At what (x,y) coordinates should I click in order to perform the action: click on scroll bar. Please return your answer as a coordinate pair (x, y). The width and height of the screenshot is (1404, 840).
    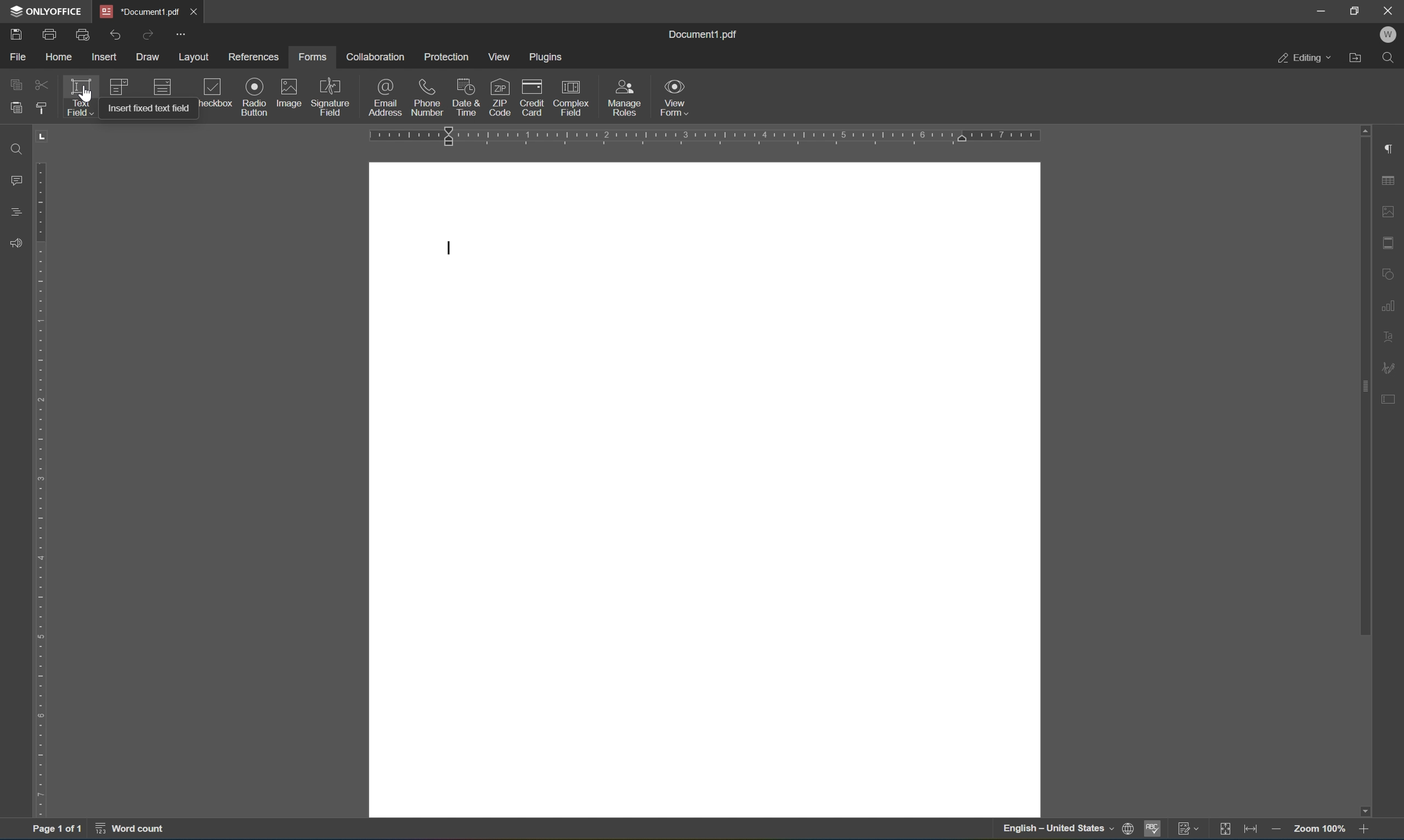
    Looking at the image, I should click on (1363, 389).